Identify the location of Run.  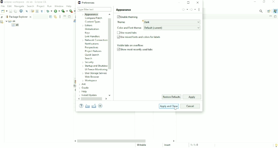
(57, 11).